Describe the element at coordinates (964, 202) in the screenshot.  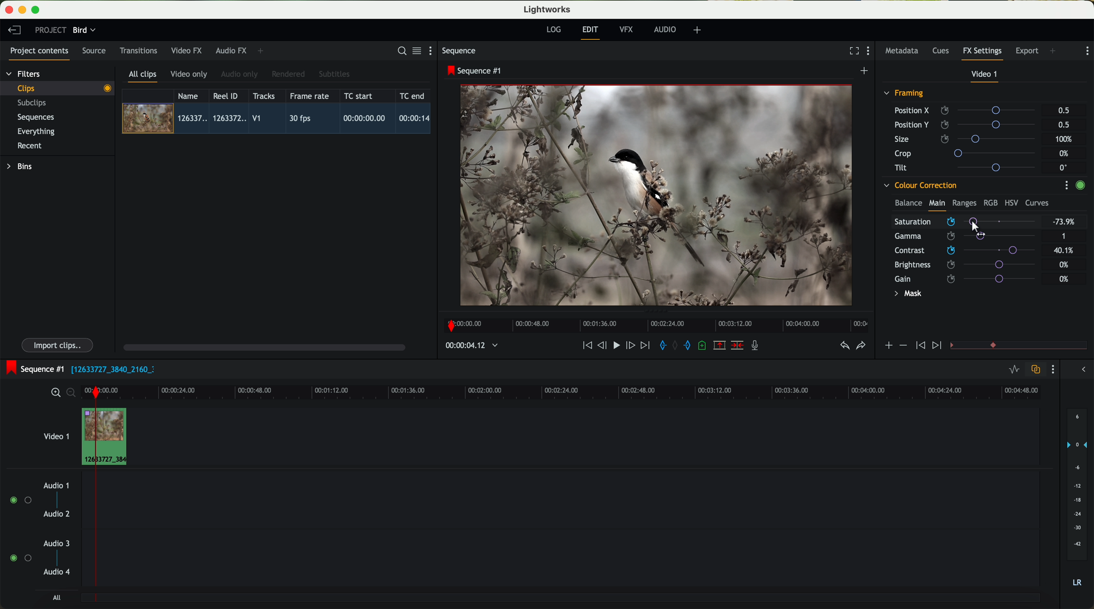
I see `ranges` at that location.